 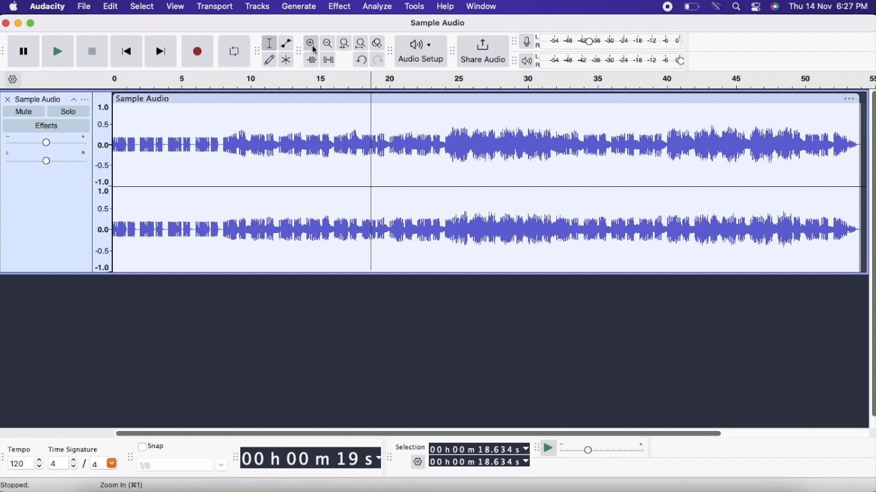 What do you see at coordinates (377, 43) in the screenshot?
I see `Zoom Toggle` at bounding box center [377, 43].